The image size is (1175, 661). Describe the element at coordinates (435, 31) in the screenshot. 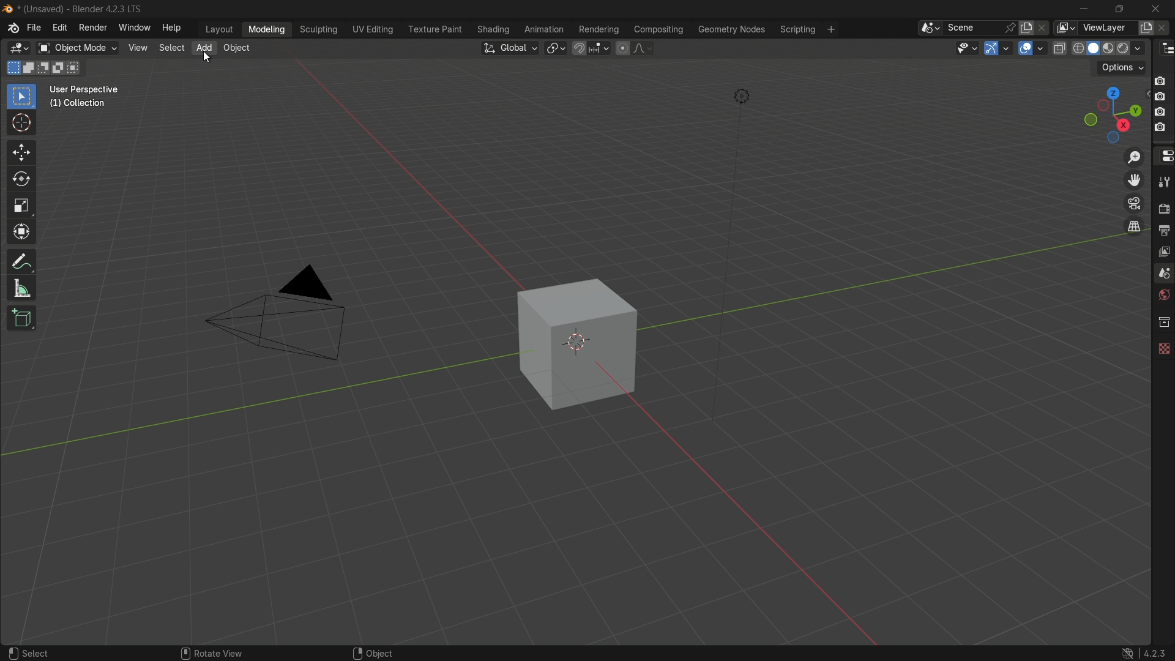

I see `texture paint menu` at that location.